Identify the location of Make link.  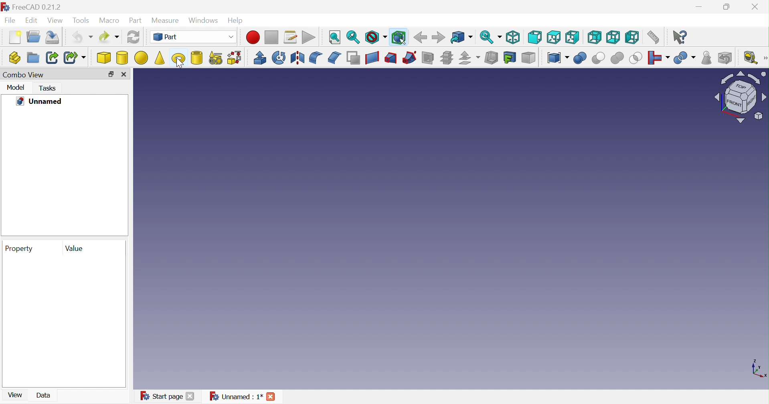
(53, 57).